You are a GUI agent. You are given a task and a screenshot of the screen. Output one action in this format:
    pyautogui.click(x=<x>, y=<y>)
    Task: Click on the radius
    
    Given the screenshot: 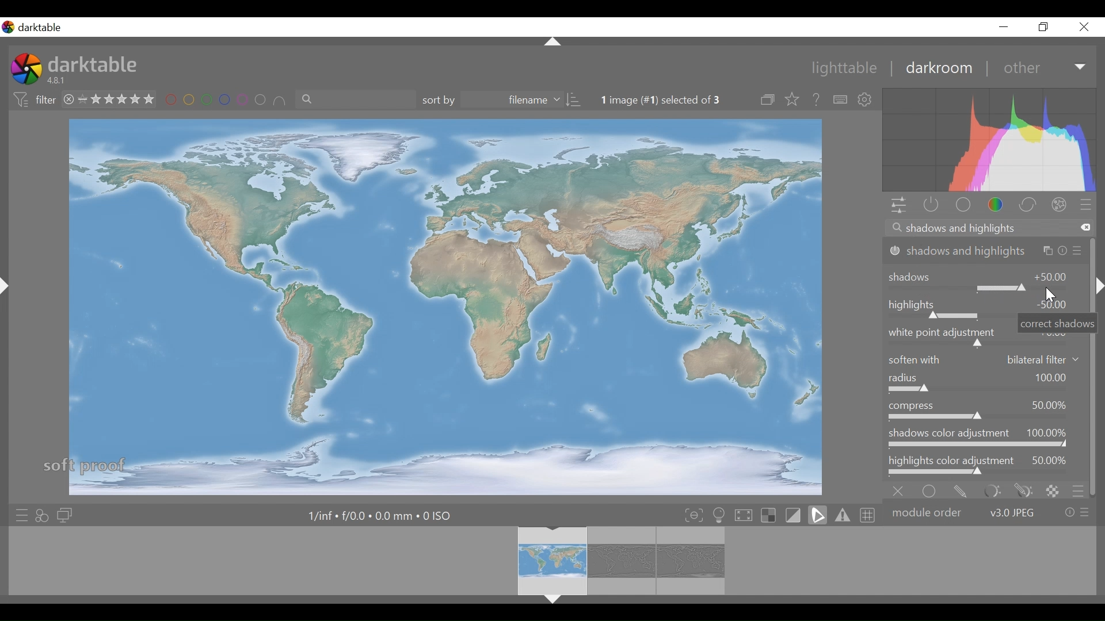 What is the action you would take?
    pyautogui.click(x=986, y=384)
    